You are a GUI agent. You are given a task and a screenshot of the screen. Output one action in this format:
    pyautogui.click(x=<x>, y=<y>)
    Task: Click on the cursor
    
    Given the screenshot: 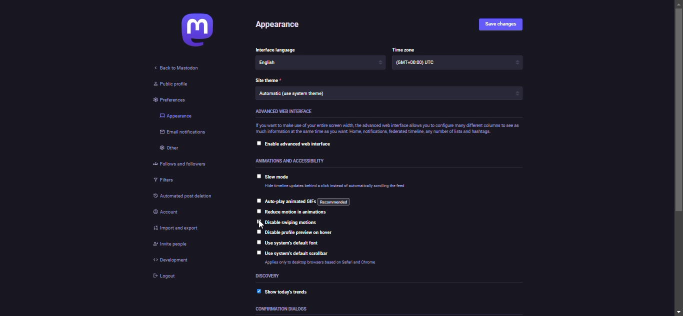 What is the action you would take?
    pyautogui.click(x=259, y=224)
    